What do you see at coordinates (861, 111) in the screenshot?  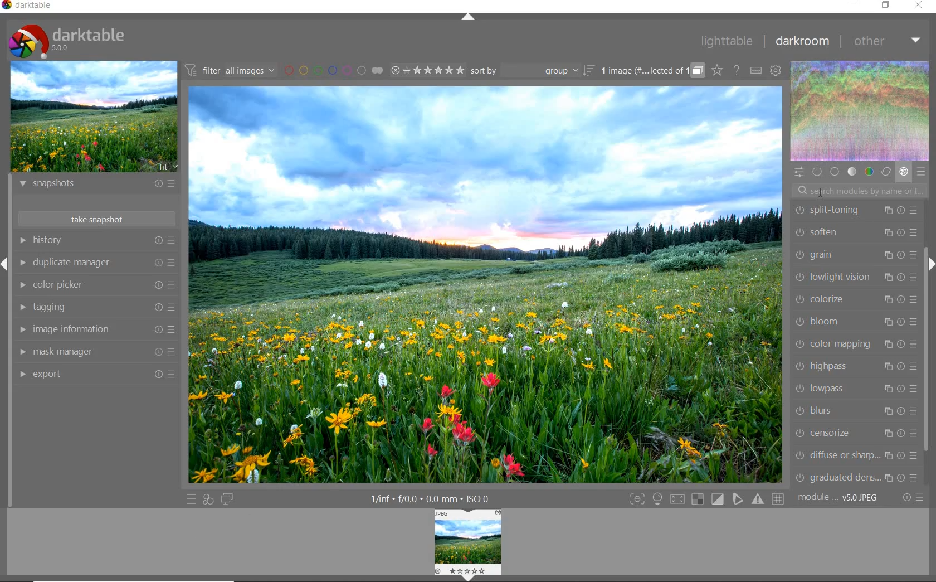 I see `waveform` at bounding box center [861, 111].